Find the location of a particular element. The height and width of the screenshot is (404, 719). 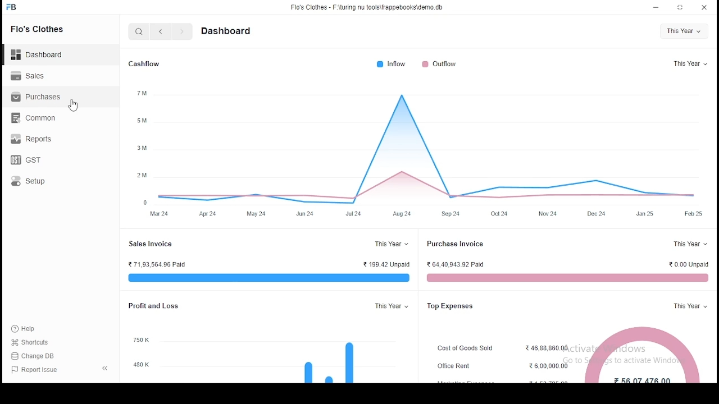

cashflow is located at coordinates (145, 65).